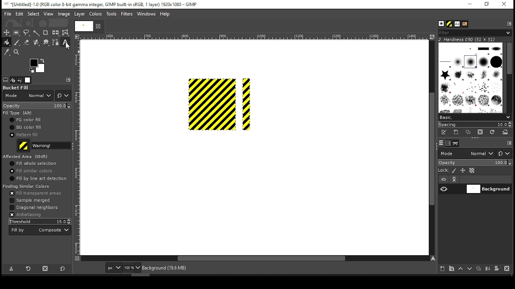 This screenshot has height=289, width=515. I want to click on undo history, so click(21, 80).